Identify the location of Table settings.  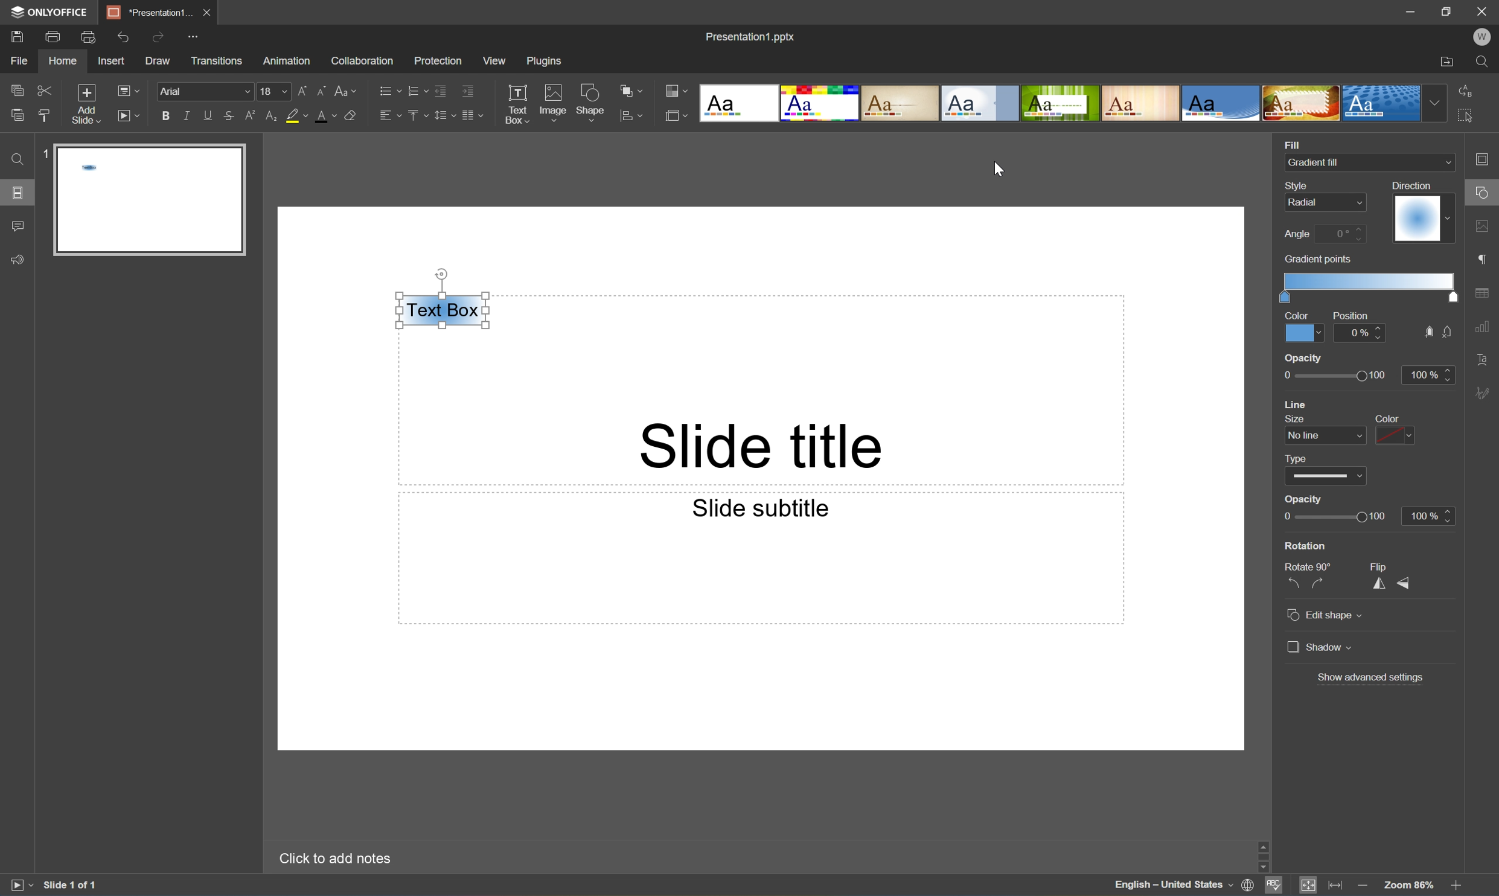
(1488, 292).